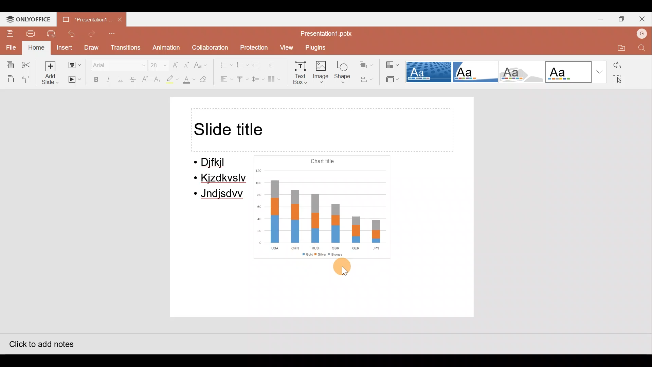 Image resolution: width=652 pixels, height=367 pixels. Describe the element at coordinates (86, 19) in the screenshot. I see `Presentation1.` at that location.